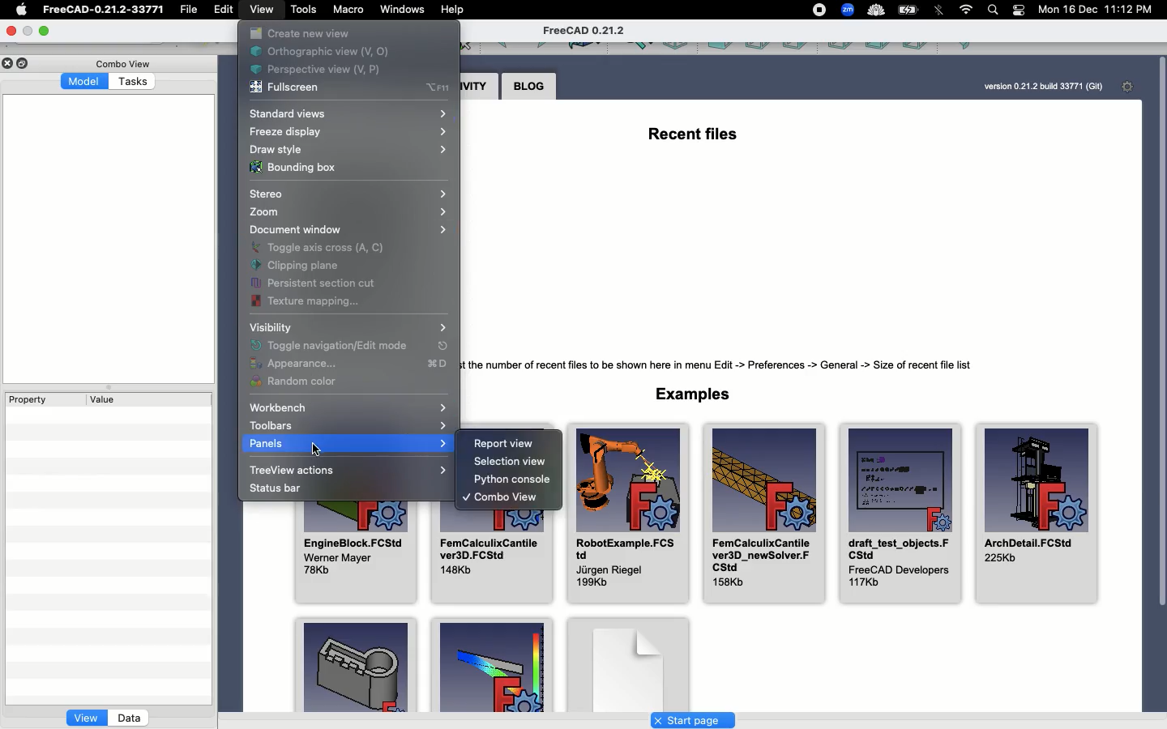  What do you see at coordinates (317, 450) in the screenshot?
I see `cursor` at bounding box center [317, 450].